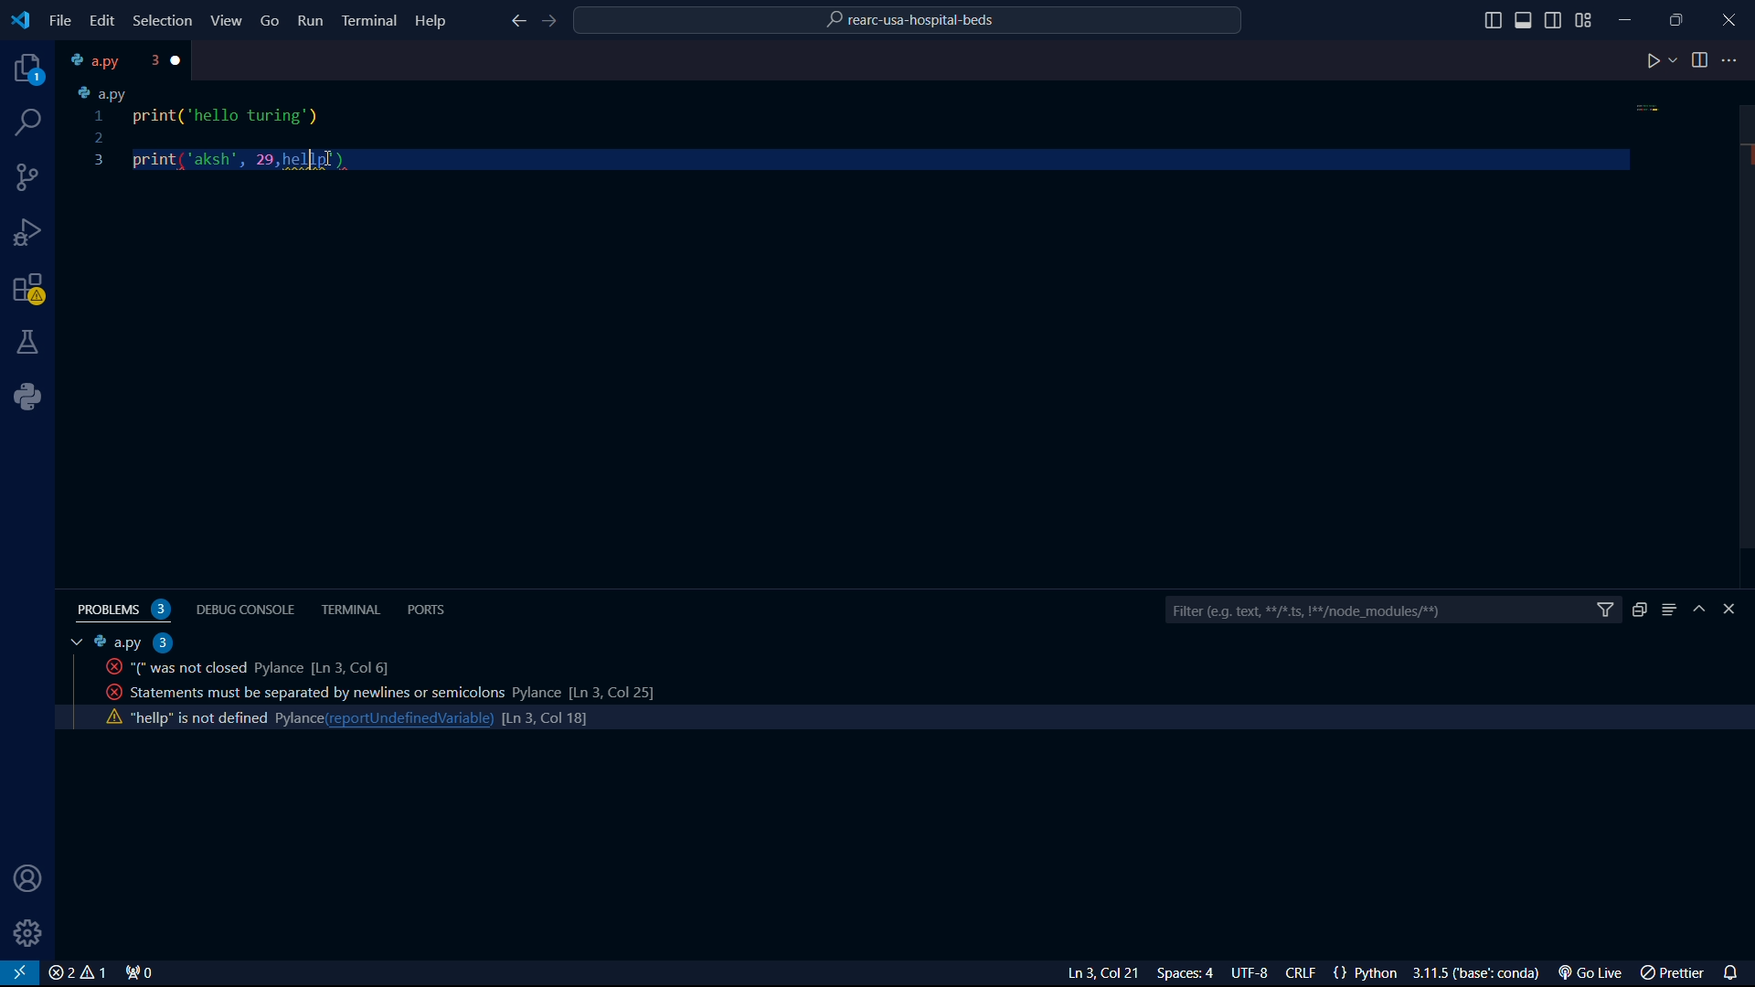  Describe the element at coordinates (30, 122) in the screenshot. I see `search` at that location.